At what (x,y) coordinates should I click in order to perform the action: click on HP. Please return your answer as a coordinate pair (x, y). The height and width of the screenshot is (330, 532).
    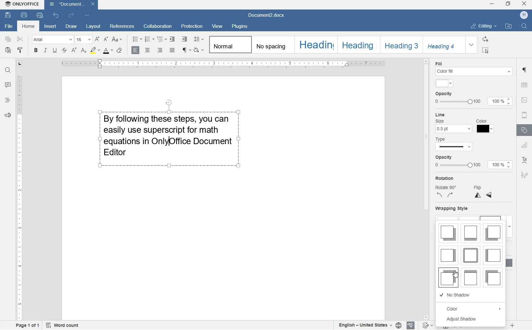
    Looking at the image, I should click on (524, 15).